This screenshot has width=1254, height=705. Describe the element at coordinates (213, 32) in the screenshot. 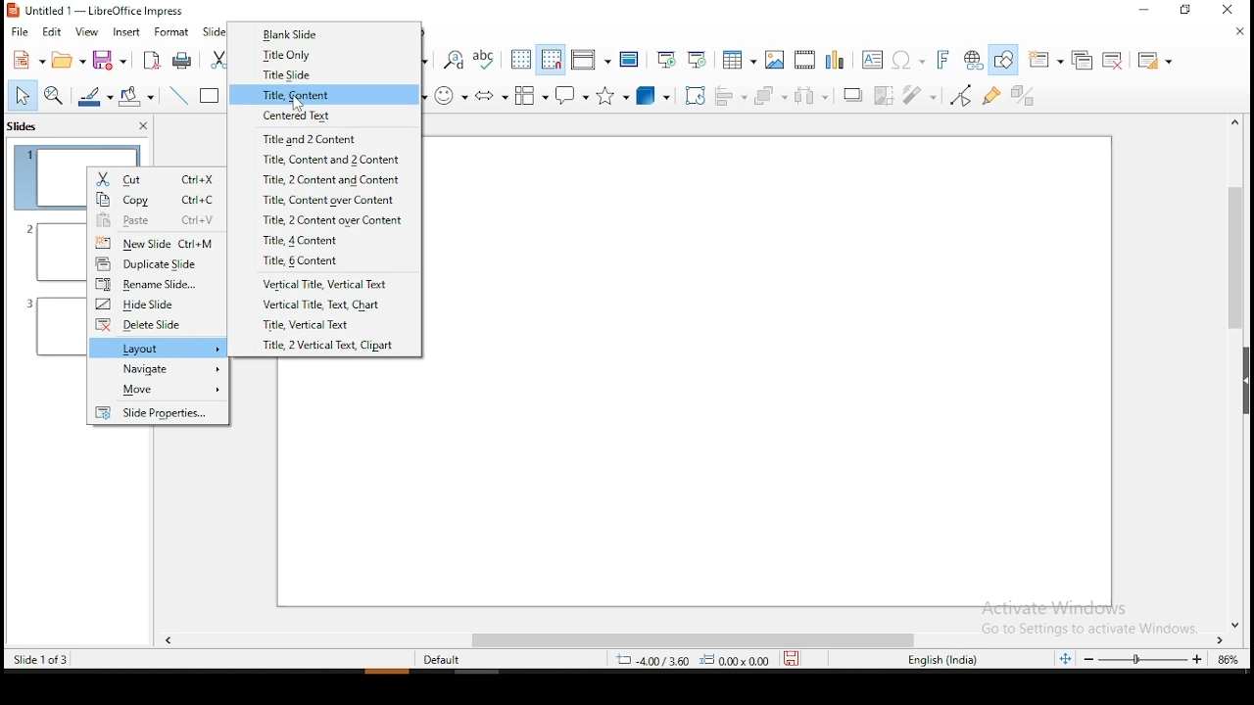

I see `slide` at that location.